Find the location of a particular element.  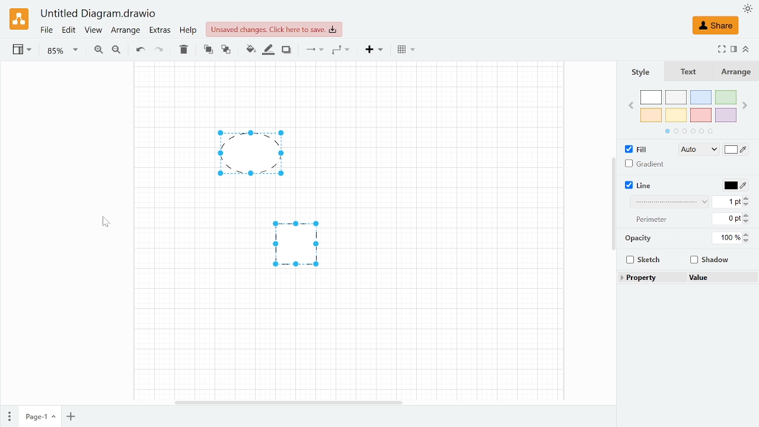

Draw.io logo is located at coordinates (19, 19).